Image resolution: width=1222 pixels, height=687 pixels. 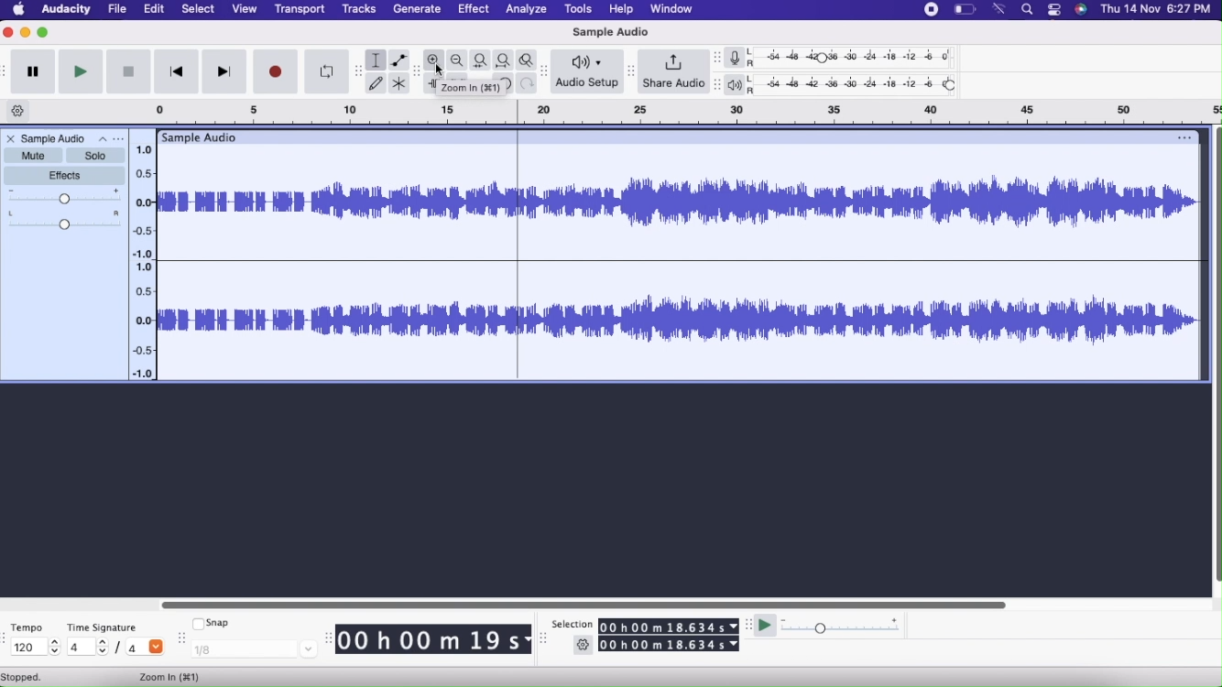 What do you see at coordinates (87, 648) in the screenshot?
I see `4` at bounding box center [87, 648].